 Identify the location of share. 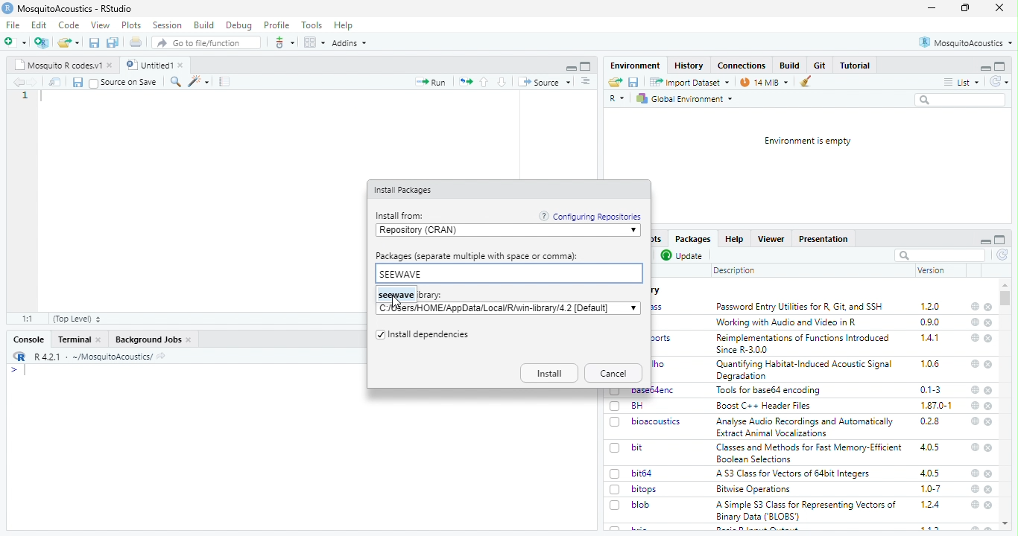
(616, 82).